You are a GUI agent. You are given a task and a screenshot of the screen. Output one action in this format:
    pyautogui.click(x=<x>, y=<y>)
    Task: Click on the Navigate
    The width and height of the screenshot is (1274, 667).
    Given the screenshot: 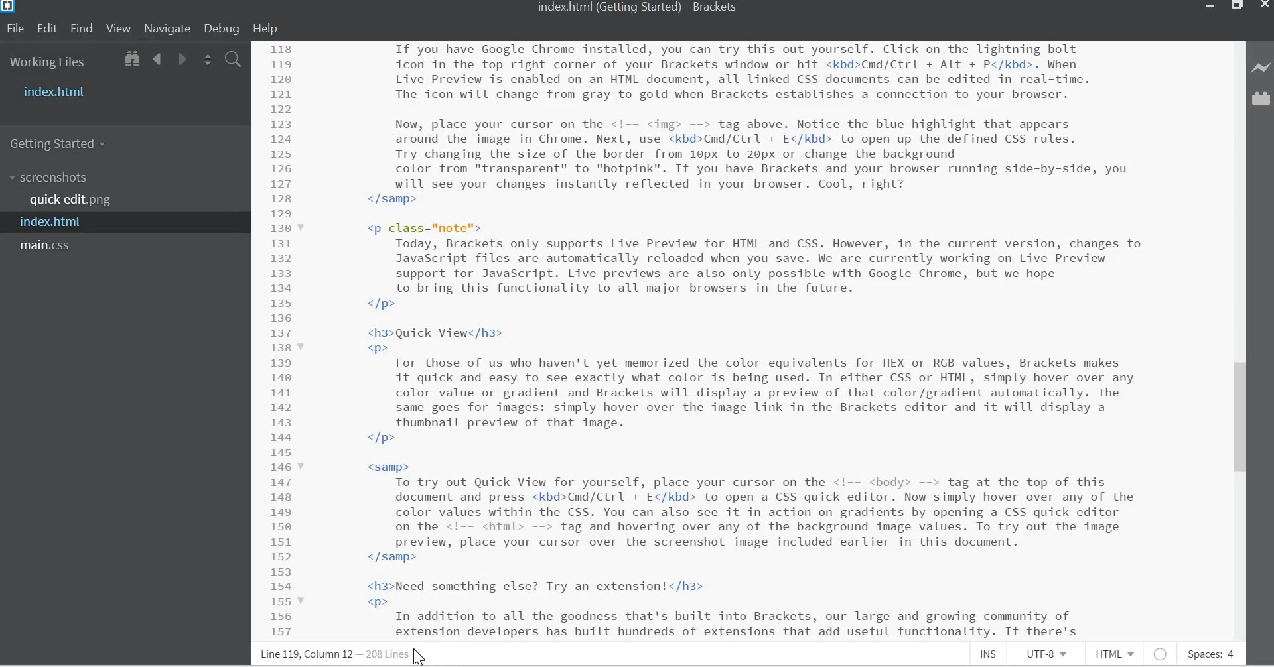 What is the action you would take?
    pyautogui.click(x=167, y=30)
    